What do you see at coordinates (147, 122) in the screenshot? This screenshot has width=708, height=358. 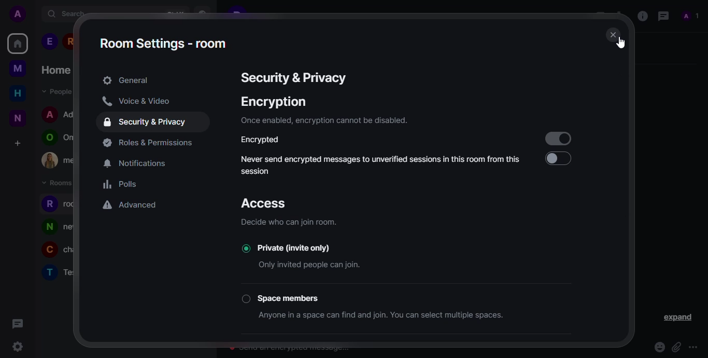 I see `security` at bounding box center [147, 122].